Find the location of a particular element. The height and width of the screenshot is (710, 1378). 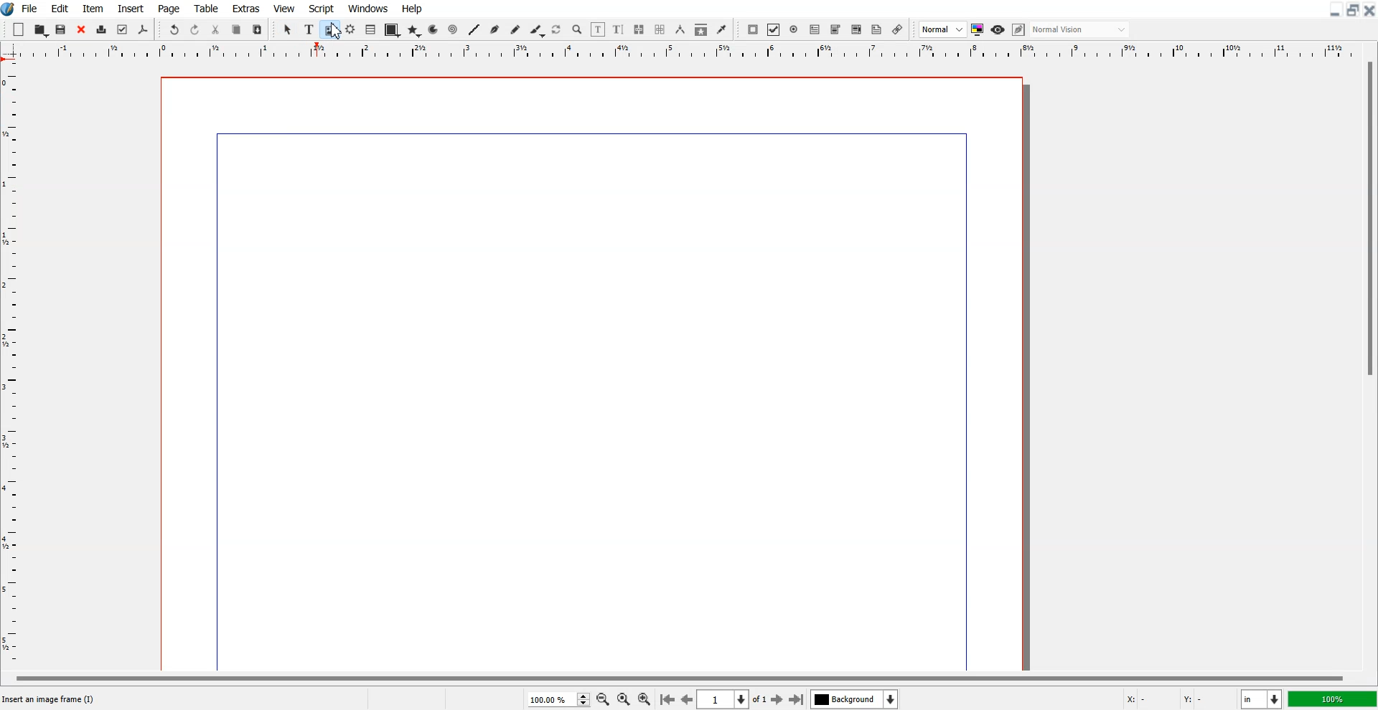

Text Annotation is located at coordinates (877, 30).